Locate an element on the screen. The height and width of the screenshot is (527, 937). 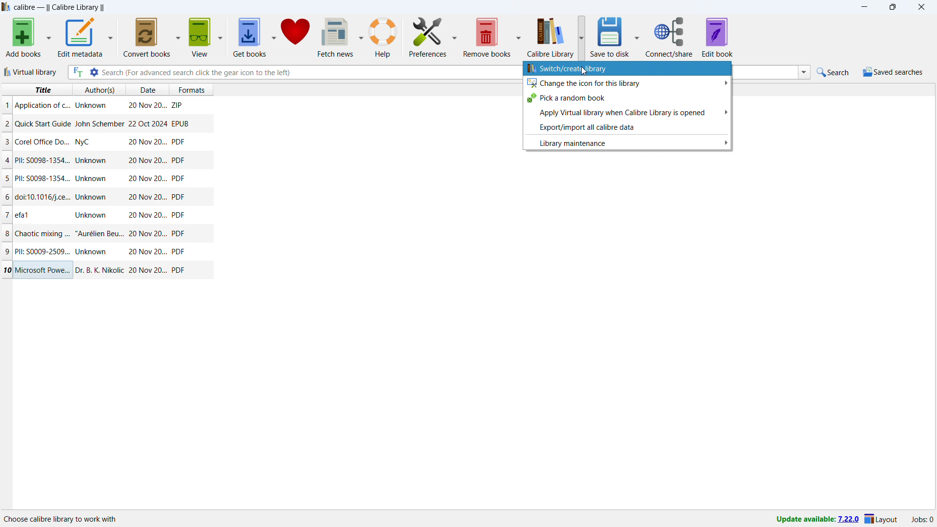
search history is located at coordinates (804, 73).